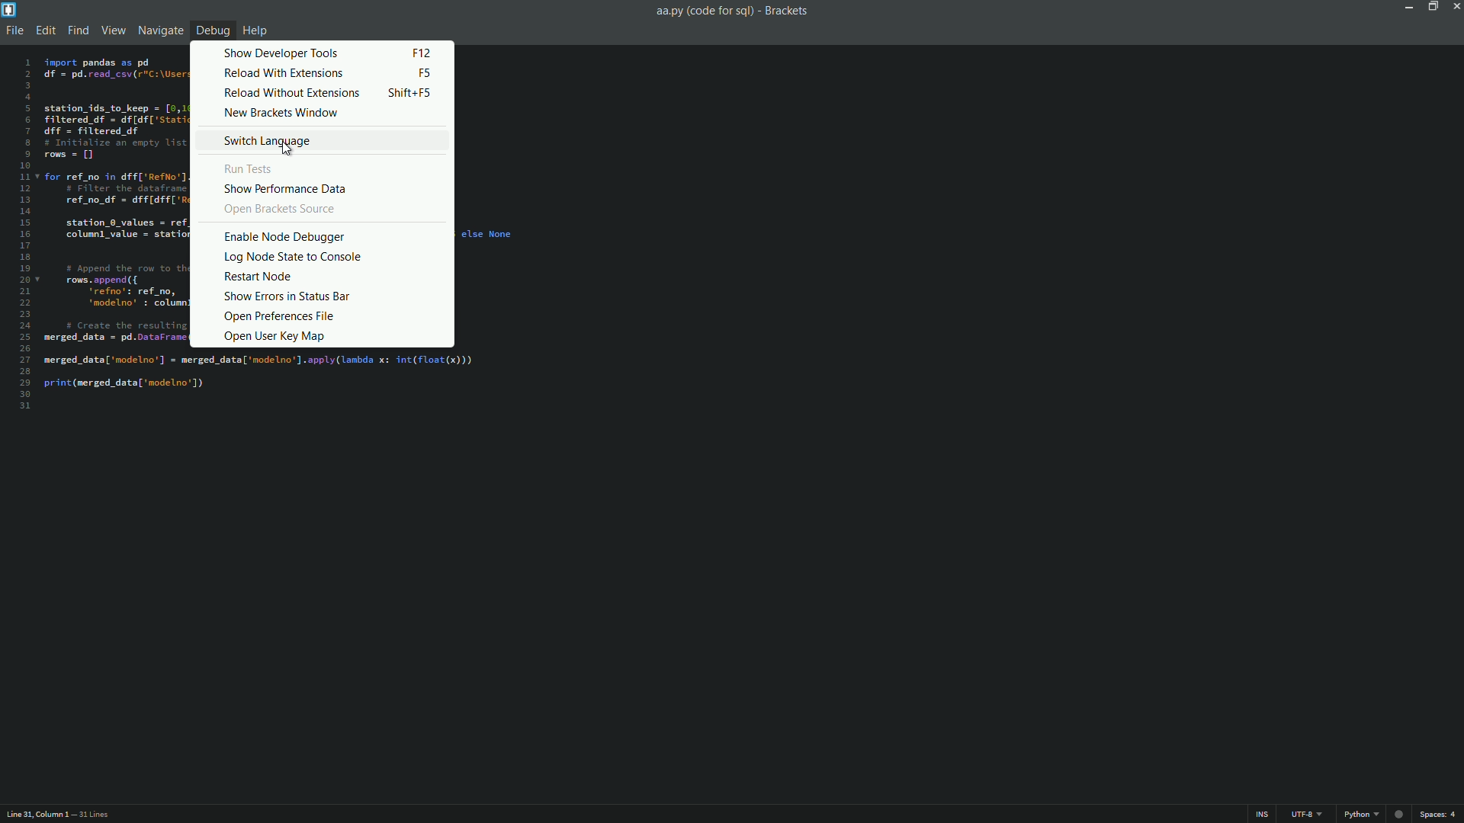 This screenshot has width=1464, height=823. I want to click on space, so click(1442, 815).